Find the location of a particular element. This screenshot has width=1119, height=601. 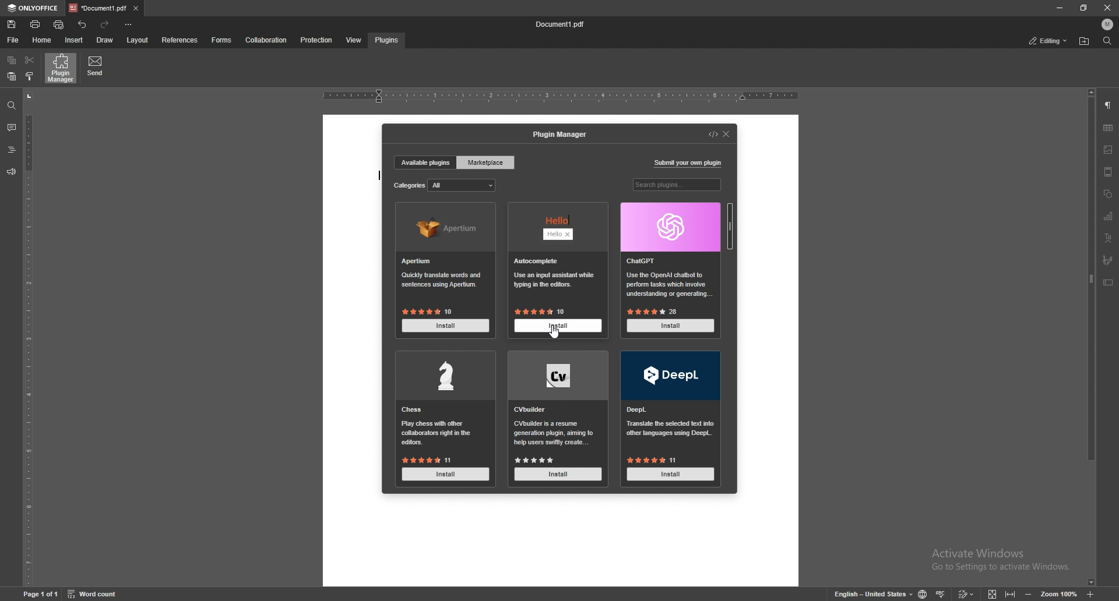

zoom out is located at coordinates (1027, 592).